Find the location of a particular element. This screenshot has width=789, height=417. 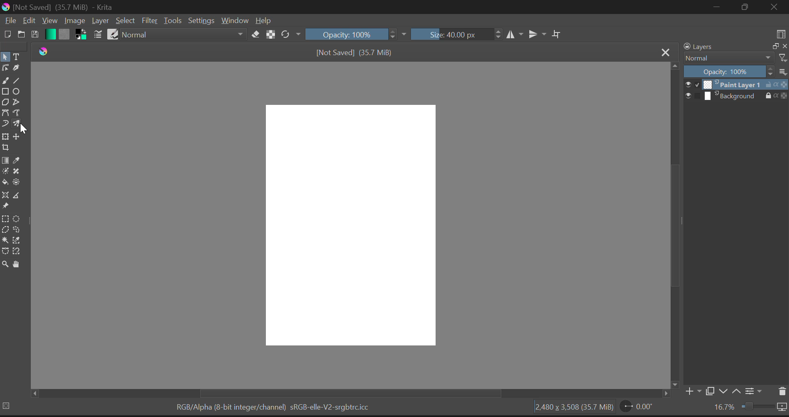

Copy Layer is located at coordinates (711, 391).